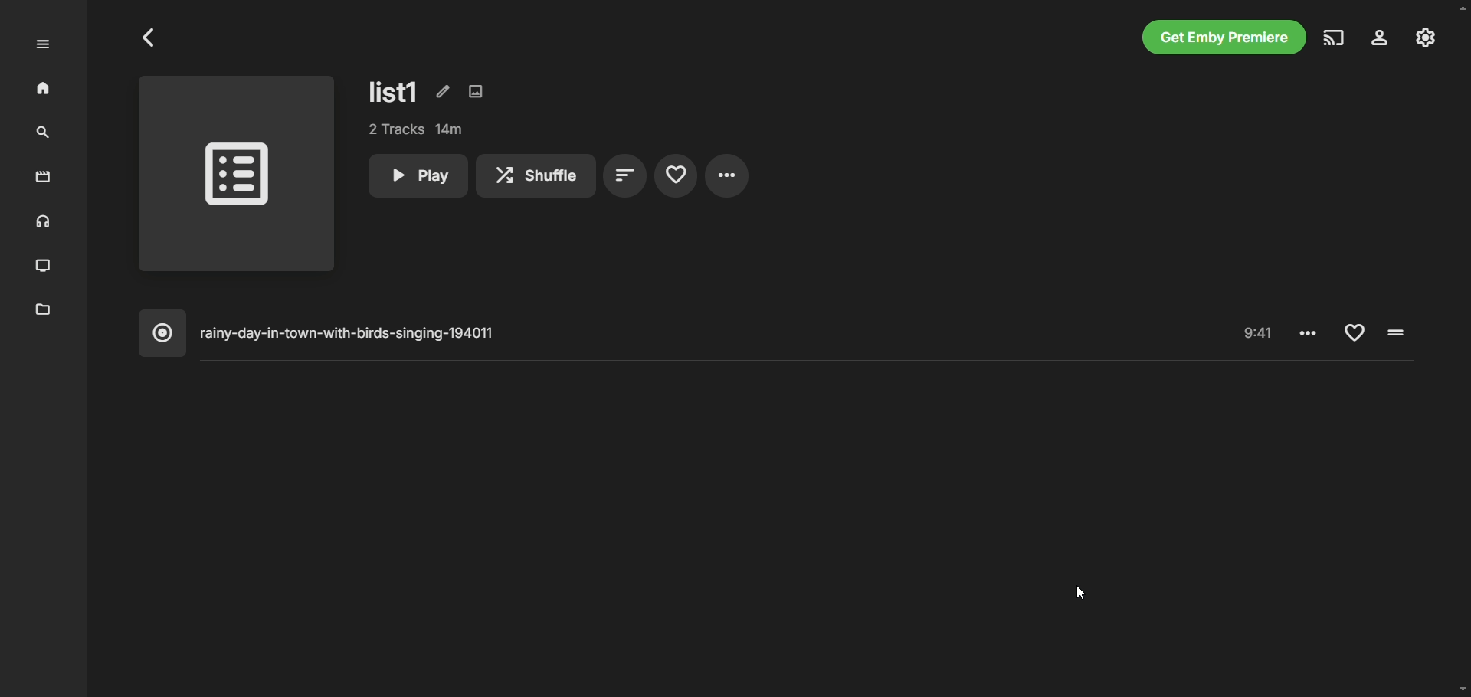  I want to click on tracks, so click(417, 129).